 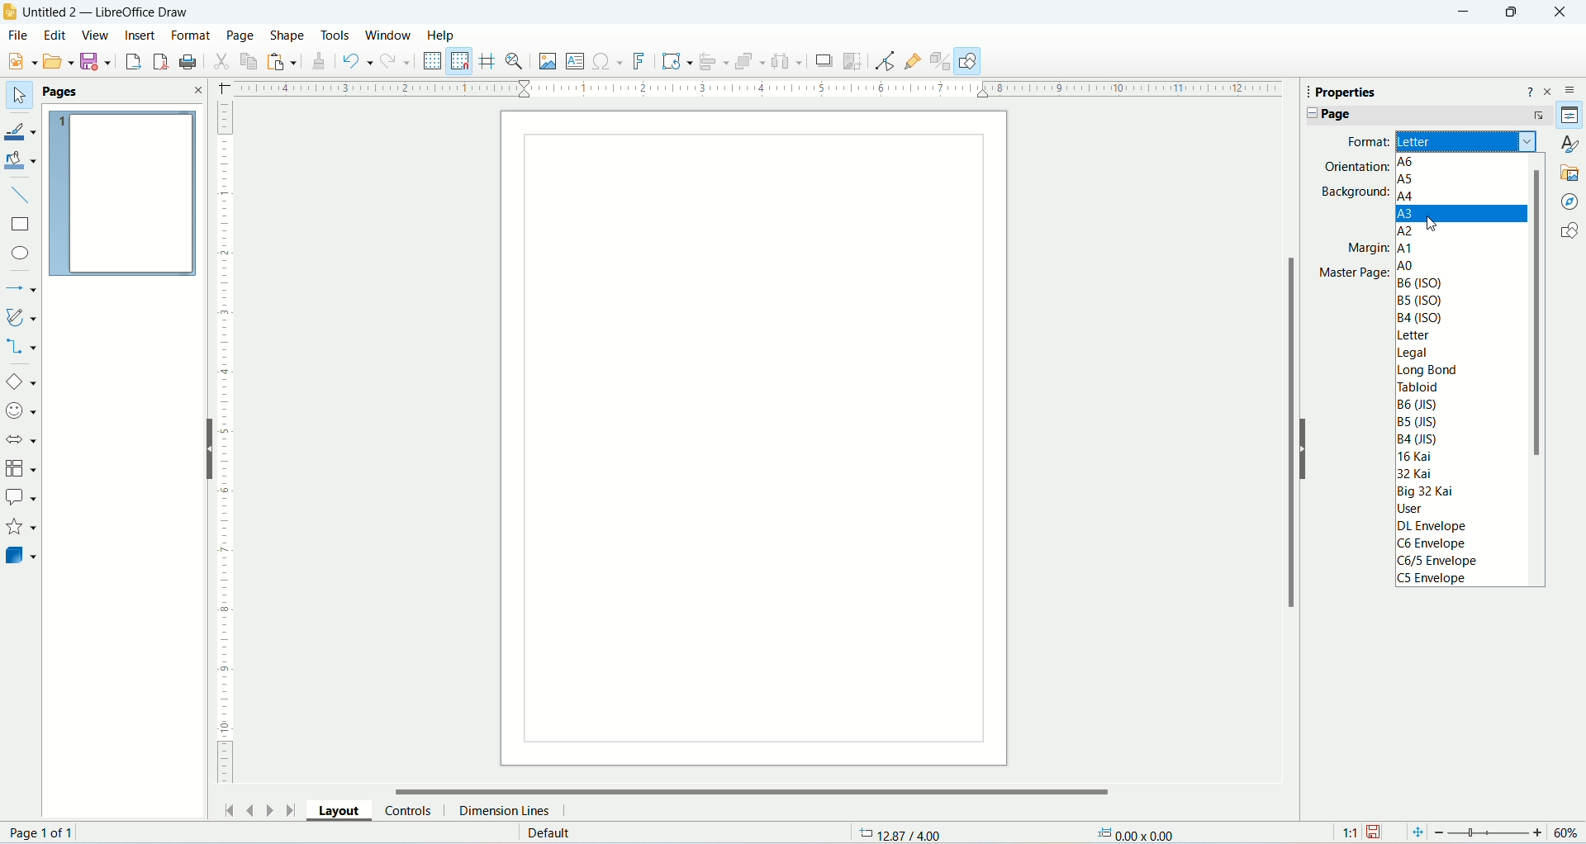 What do you see at coordinates (1377, 832) in the screenshot?
I see `save` at bounding box center [1377, 832].